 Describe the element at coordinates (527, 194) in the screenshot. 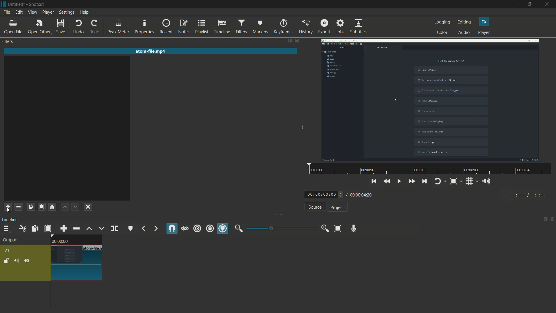

I see `timecodes` at that location.